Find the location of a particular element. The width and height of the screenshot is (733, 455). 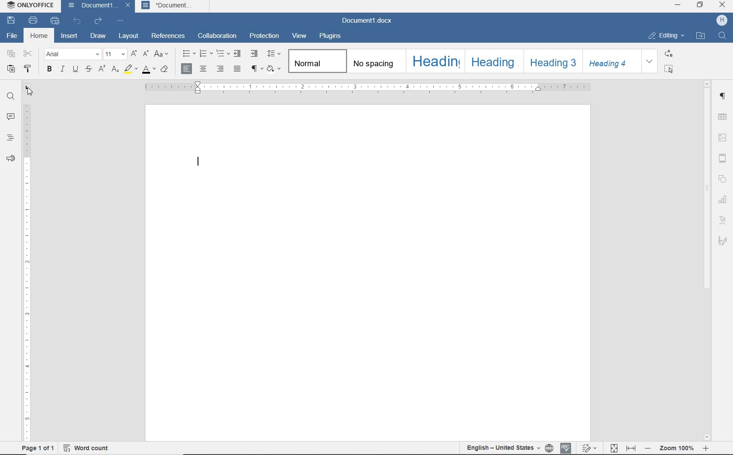

HEADING 4 is located at coordinates (611, 61).